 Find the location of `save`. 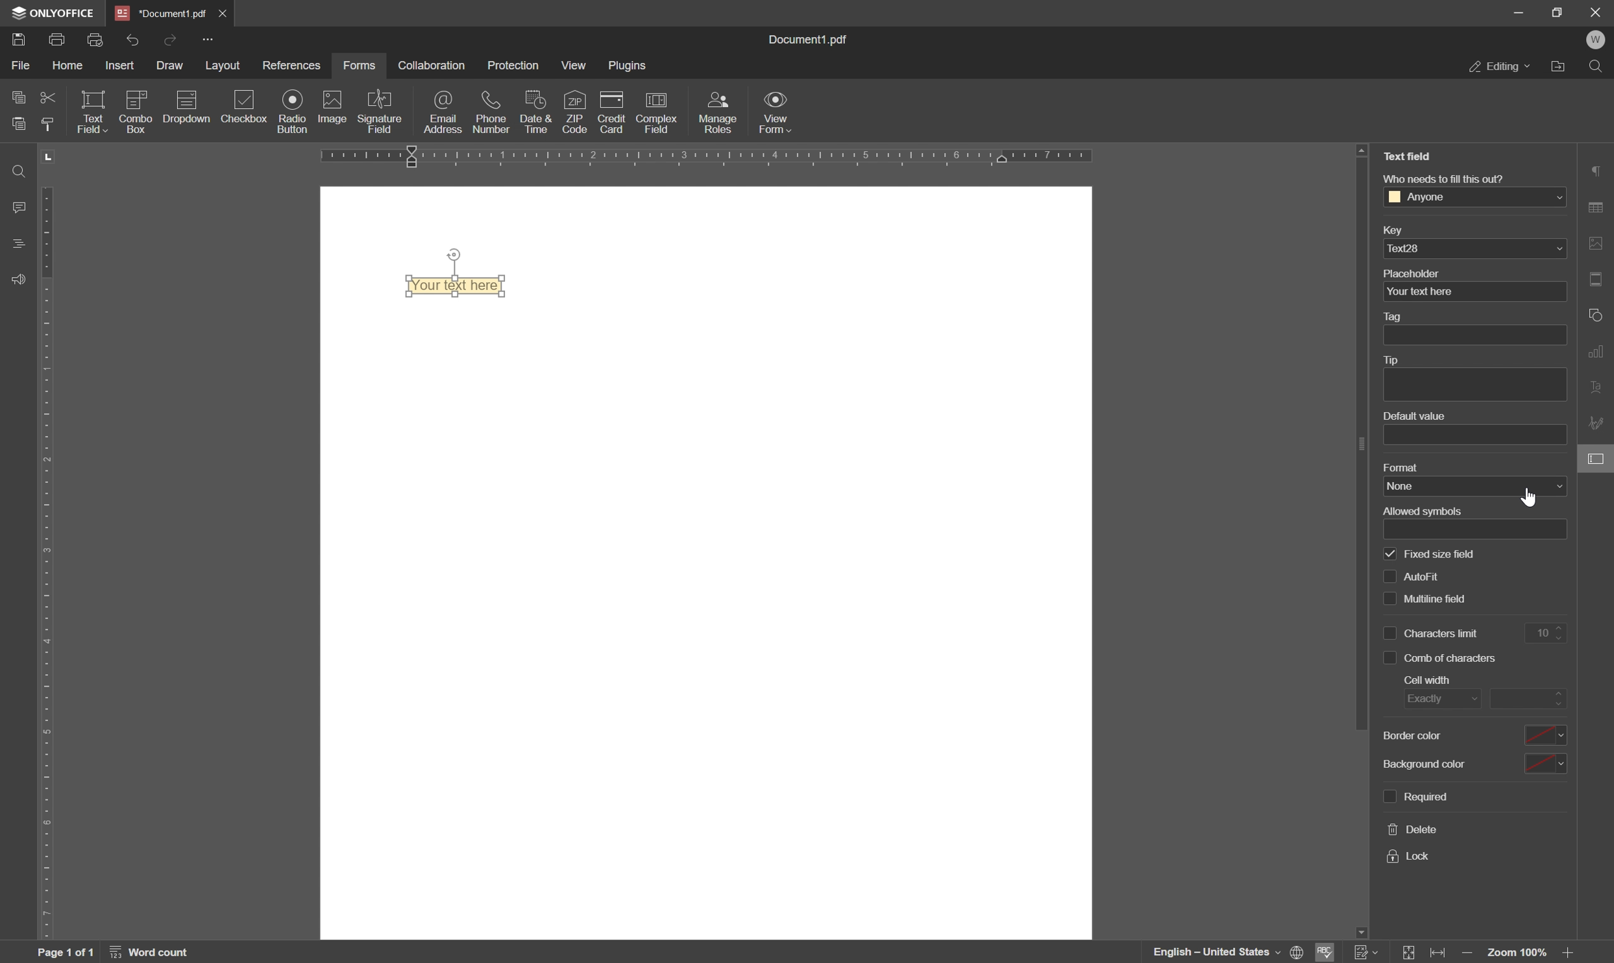

save is located at coordinates (17, 40).